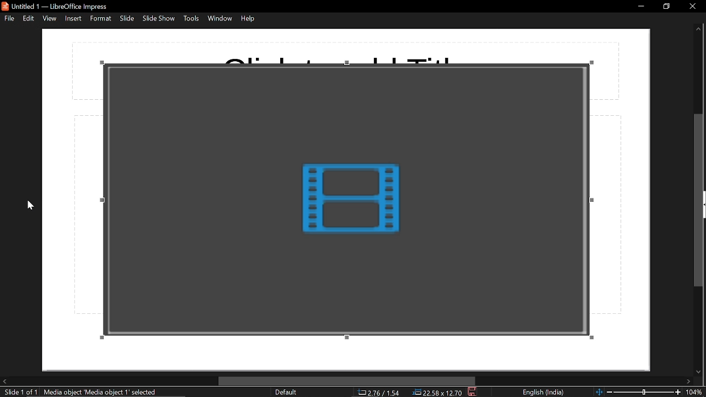 The width and height of the screenshot is (706, 397). I want to click on horizontal scrollbar, so click(346, 381).